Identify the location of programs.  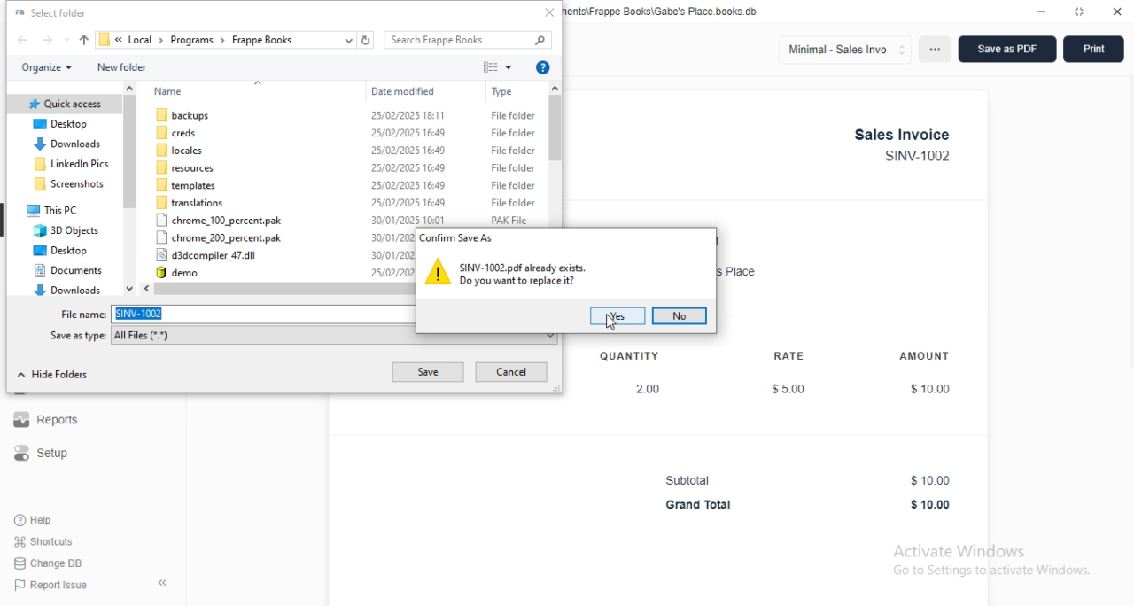
(192, 40).